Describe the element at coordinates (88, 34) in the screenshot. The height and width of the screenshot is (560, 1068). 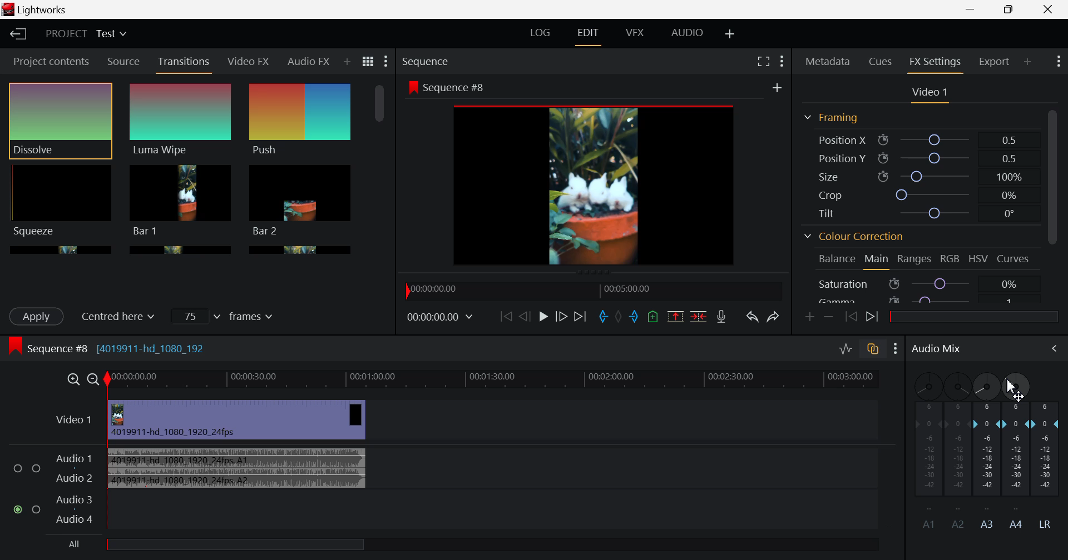
I see `Project Title` at that location.